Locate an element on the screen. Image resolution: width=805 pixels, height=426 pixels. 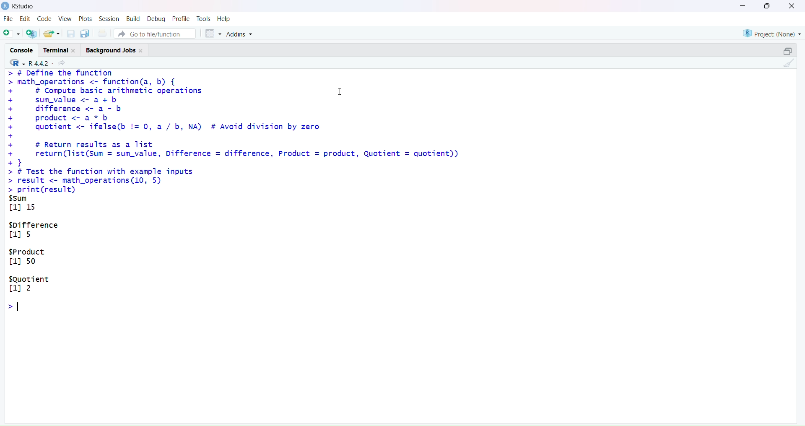
Clear console (Ctrl +L) is located at coordinates (787, 65).